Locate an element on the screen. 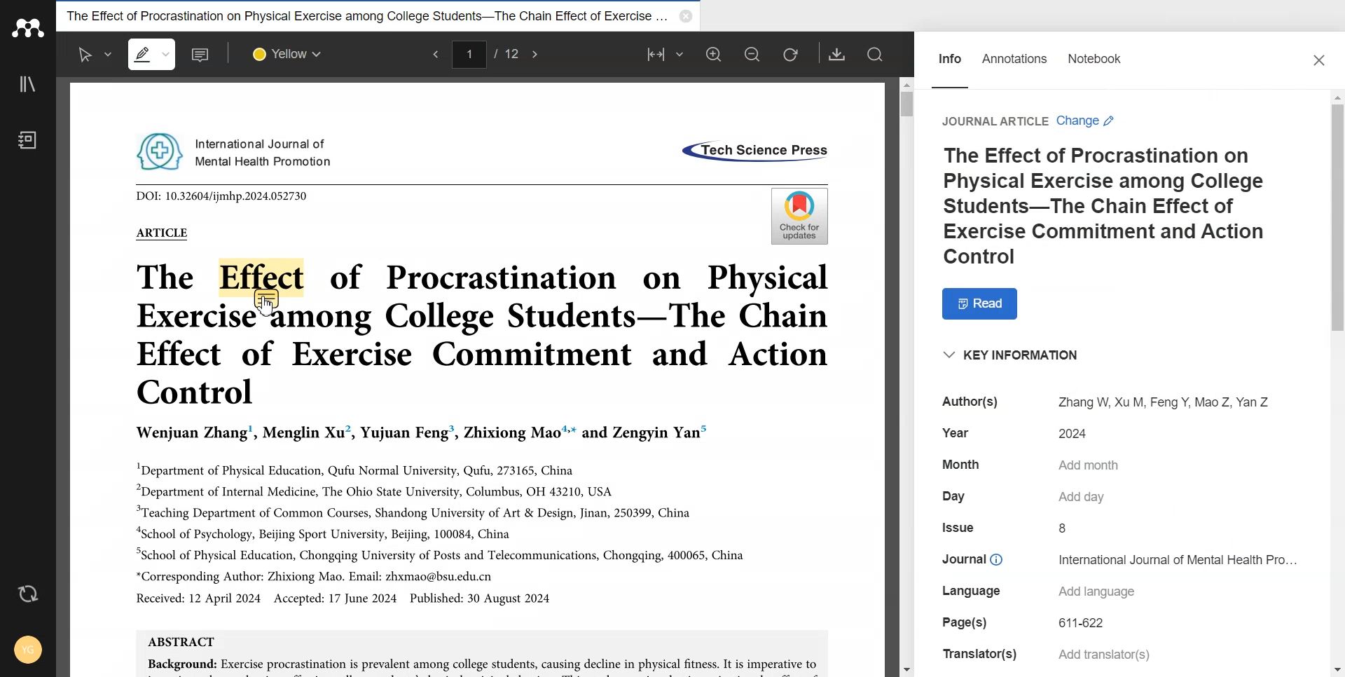 This screenshot has width=1345, height=677. Next is located at coordinates (534, 55).